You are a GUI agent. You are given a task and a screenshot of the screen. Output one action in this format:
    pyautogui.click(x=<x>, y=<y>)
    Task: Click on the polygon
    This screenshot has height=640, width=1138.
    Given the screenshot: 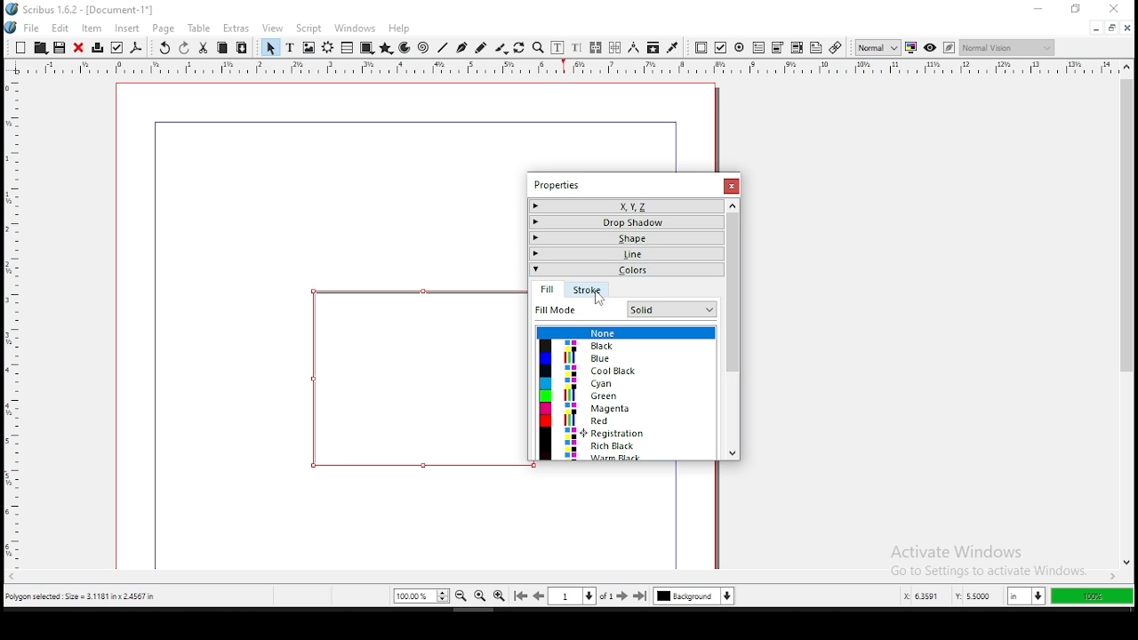 What is the action you would take?
    pyautogui.click(x=387, y=48)
    